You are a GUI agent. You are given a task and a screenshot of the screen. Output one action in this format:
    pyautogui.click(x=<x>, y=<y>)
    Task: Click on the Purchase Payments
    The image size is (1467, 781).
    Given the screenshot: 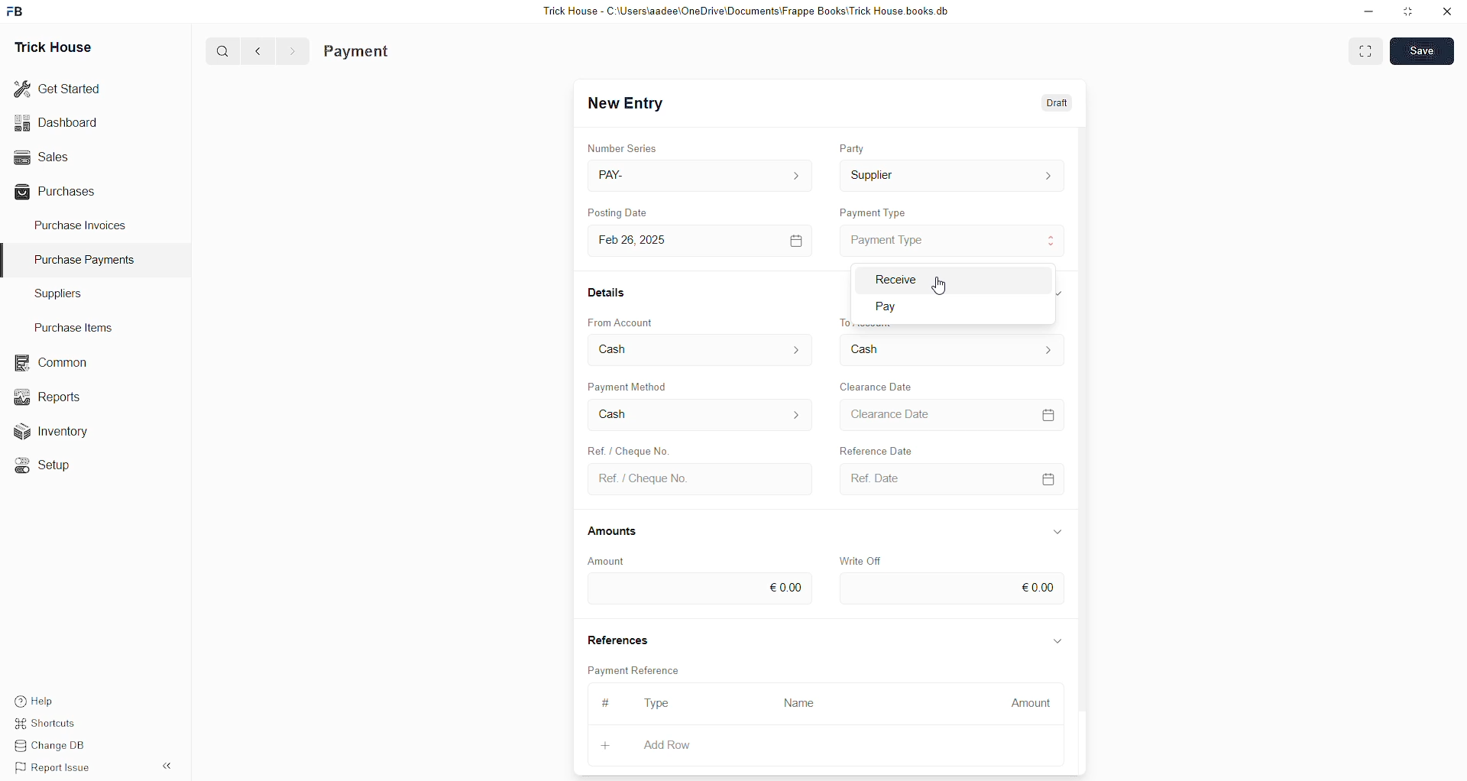 What is the action you would take?
    pyautogui.click(x=89, y=260)
    